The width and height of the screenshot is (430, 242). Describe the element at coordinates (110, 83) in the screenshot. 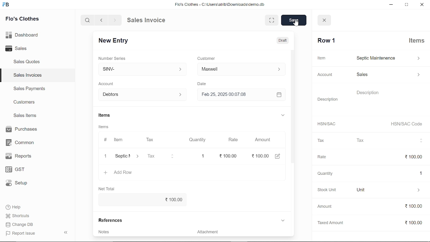

I see `‘Account` at that location.